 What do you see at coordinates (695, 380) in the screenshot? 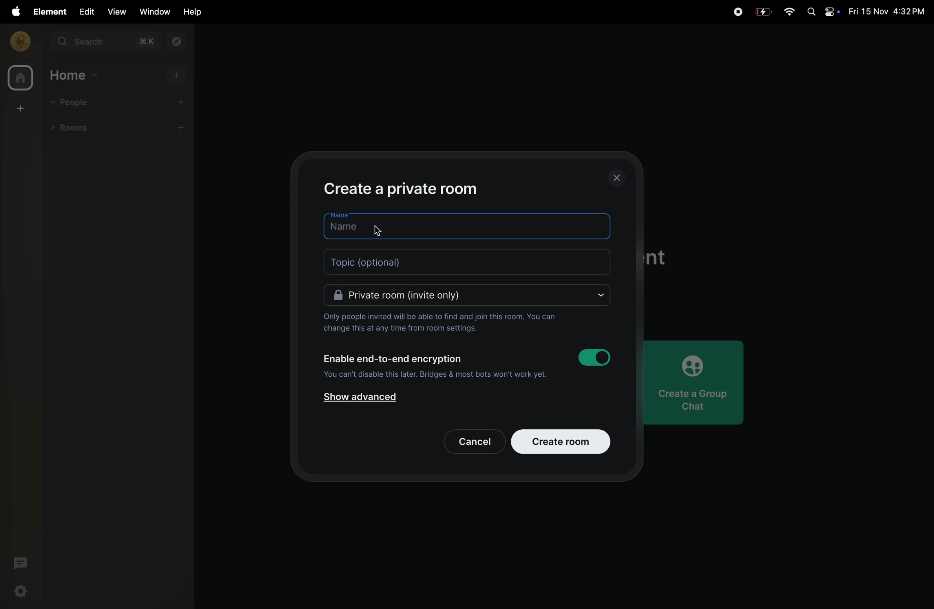
I see `create a group chat` at bounding box center [695, 380].